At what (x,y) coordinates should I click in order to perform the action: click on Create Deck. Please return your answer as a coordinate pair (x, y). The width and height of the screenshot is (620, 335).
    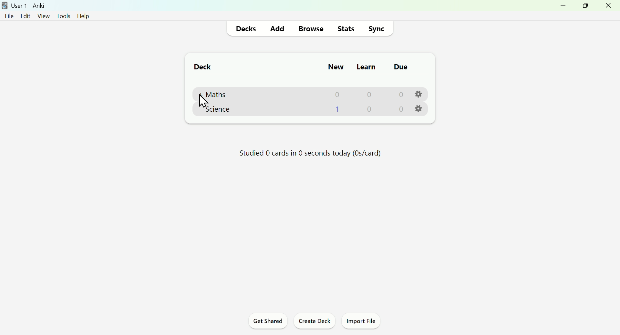
    Looking at the image, I should click on (314, 322).